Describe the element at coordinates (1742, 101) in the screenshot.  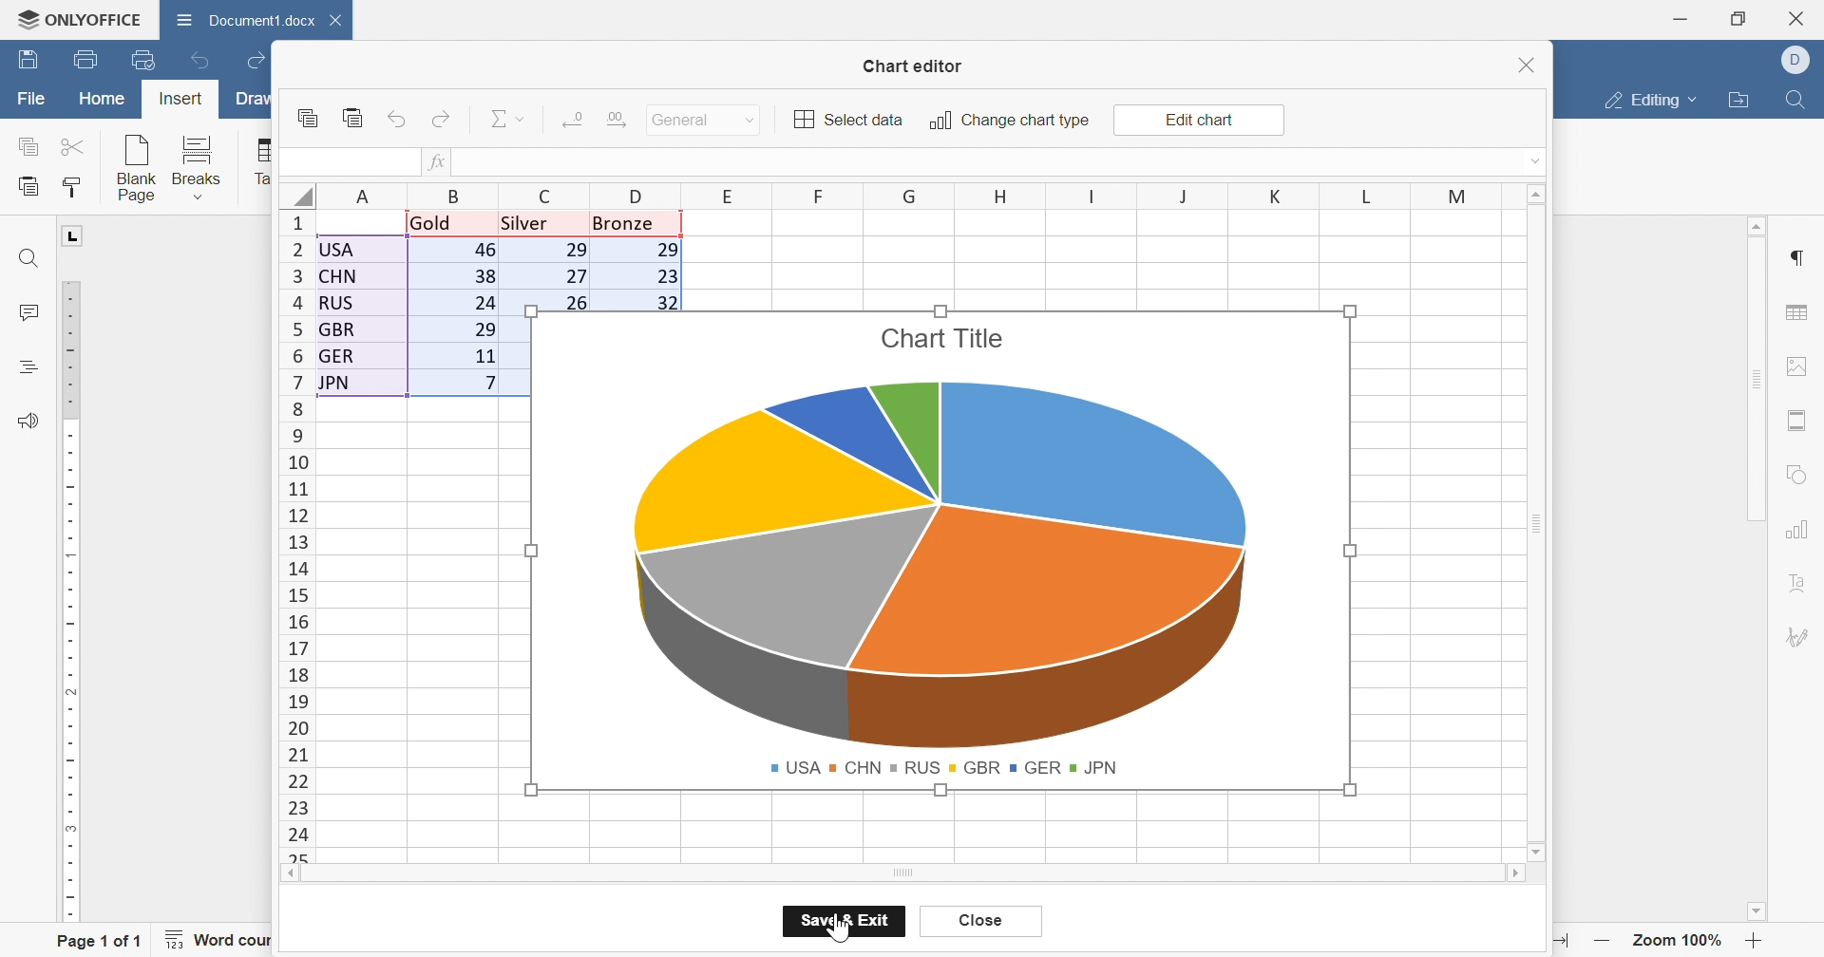
I see `Open File location` at that location.